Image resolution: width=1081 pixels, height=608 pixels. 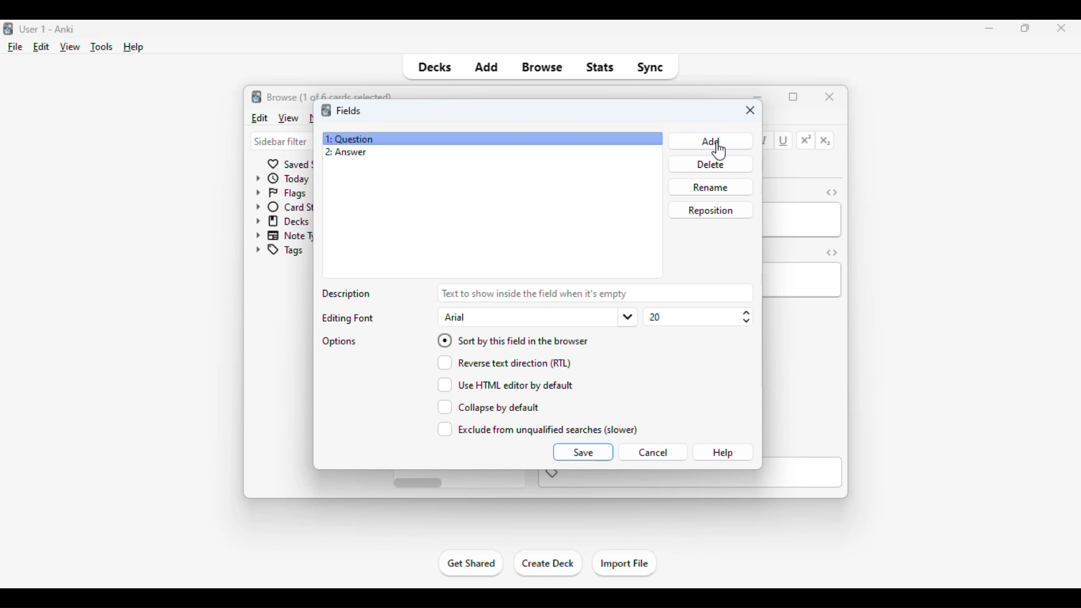 I want to click on decks, so click(x=434, y=68).